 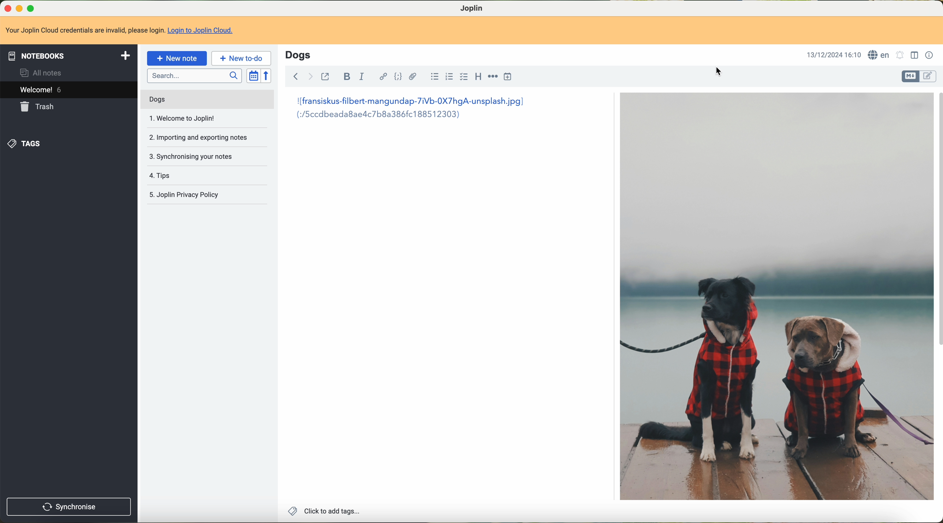 What do you see at coordinates (309, 76) in the screenshot?
I see `navigate foward arrow` at bounding box center [309, 76].